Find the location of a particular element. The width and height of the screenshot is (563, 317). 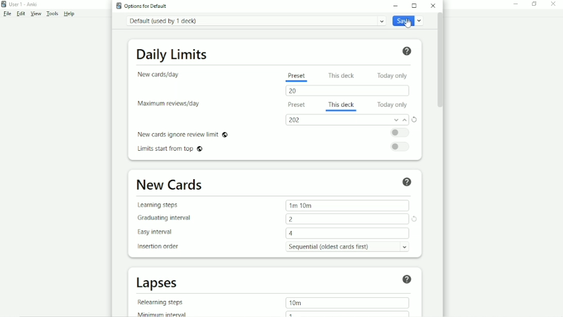

Help is located at coordinates (70, 14).